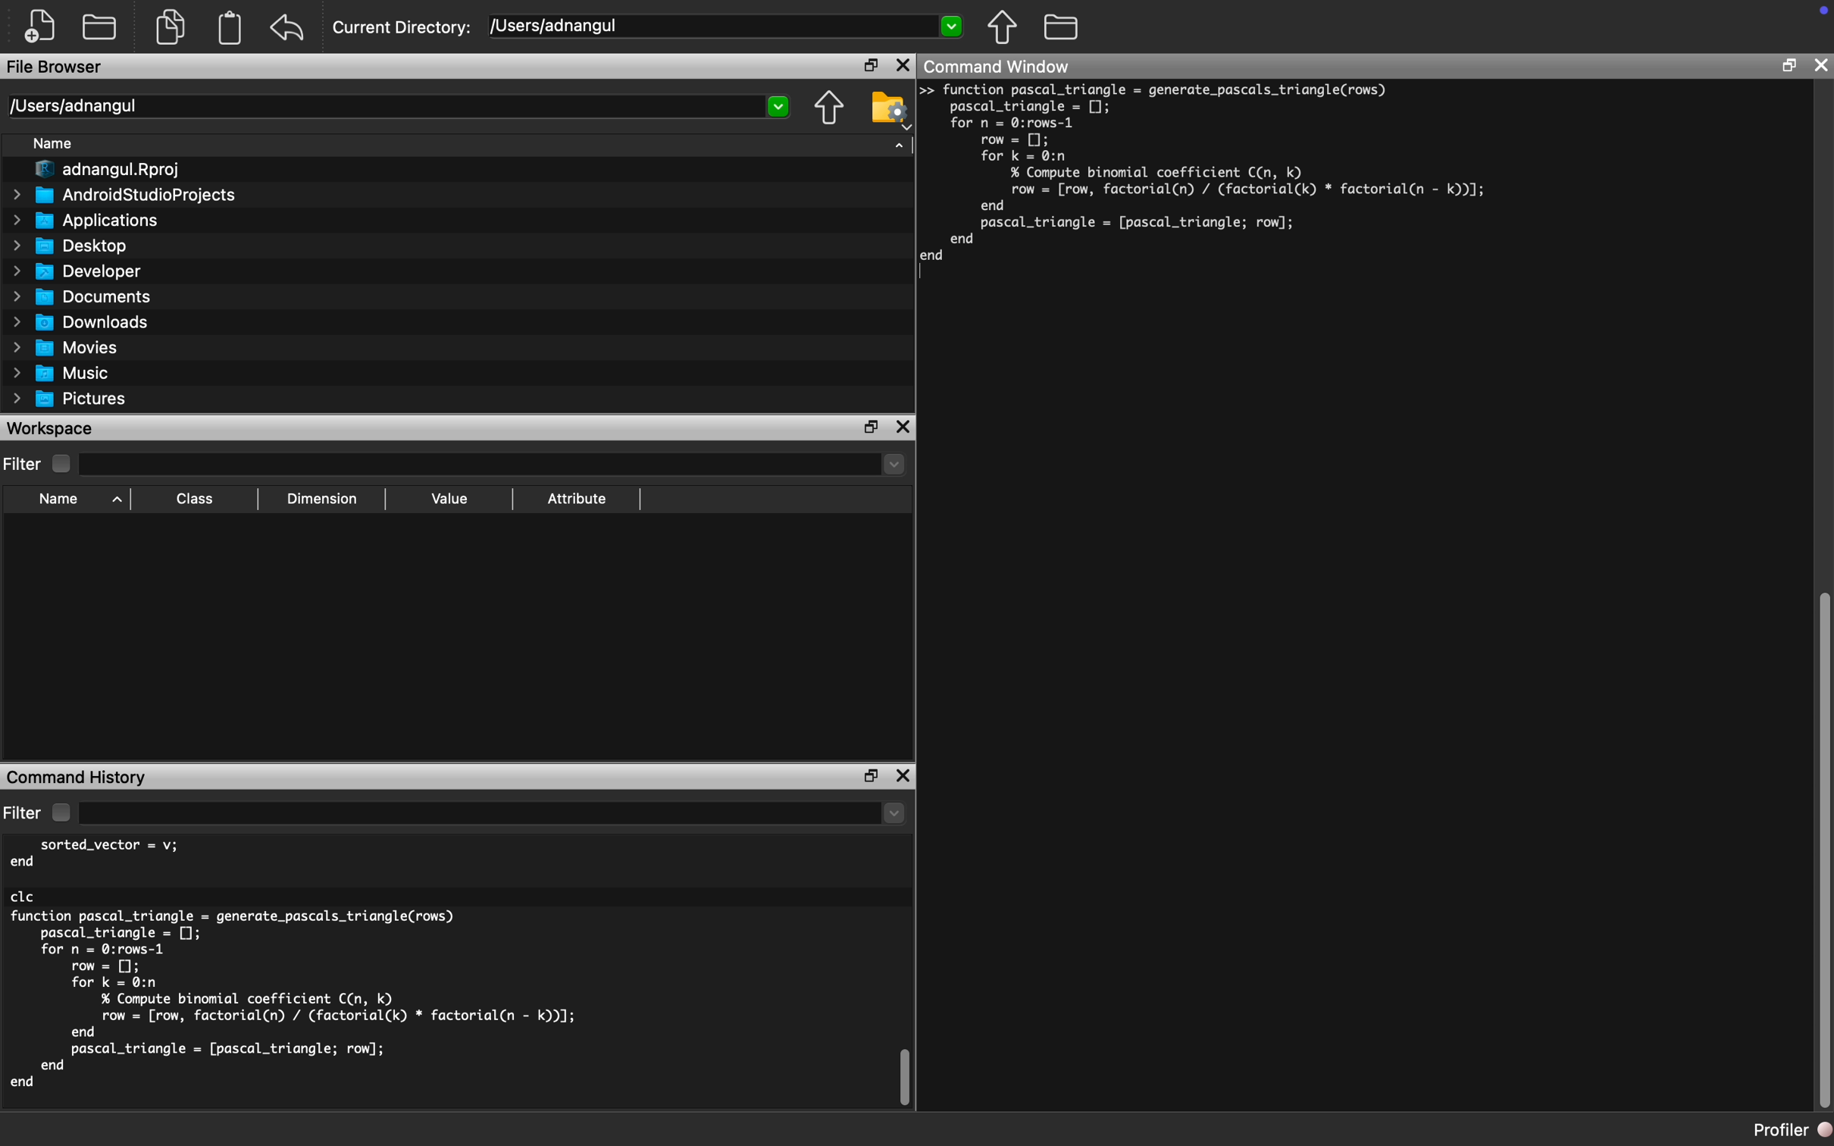 This screenshot has width=1834, height=1146. What do you see at coordinates (122, 196) in the screenshot?
I see `AndroidStudioProjects` at bounding box center [122, 196].